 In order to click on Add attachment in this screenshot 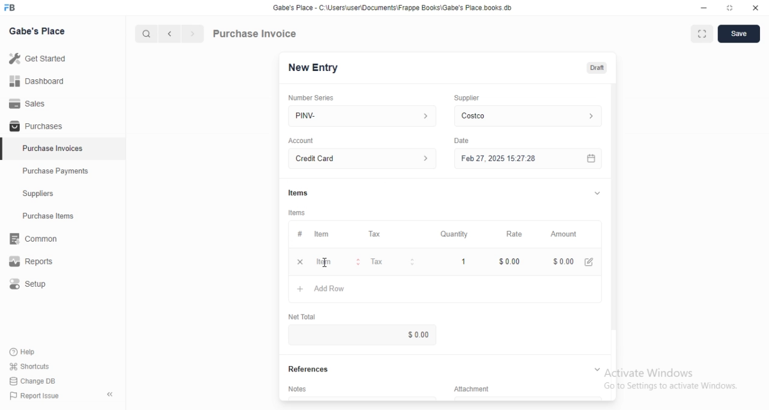, I will do `click(528, 398)`.